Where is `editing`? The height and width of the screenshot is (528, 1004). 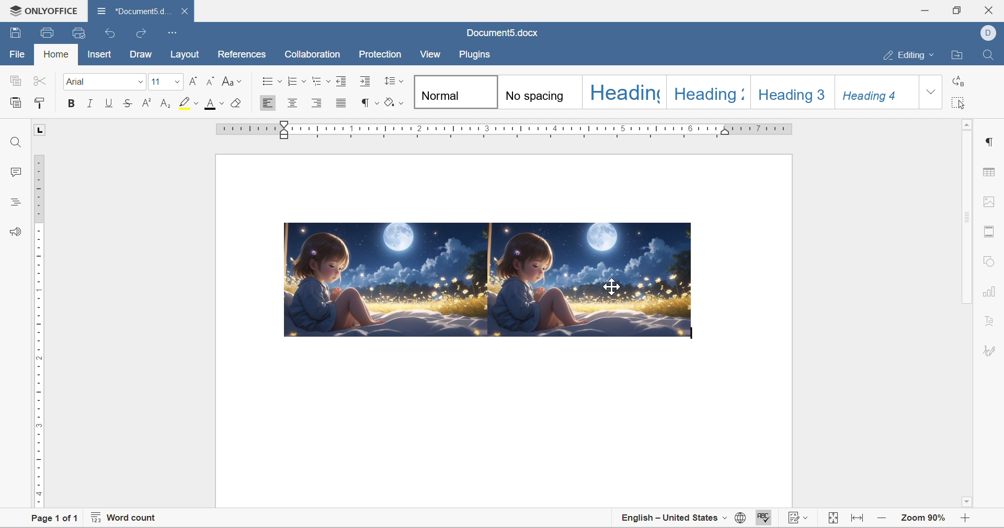 editing is located at coordinates (911, 53).